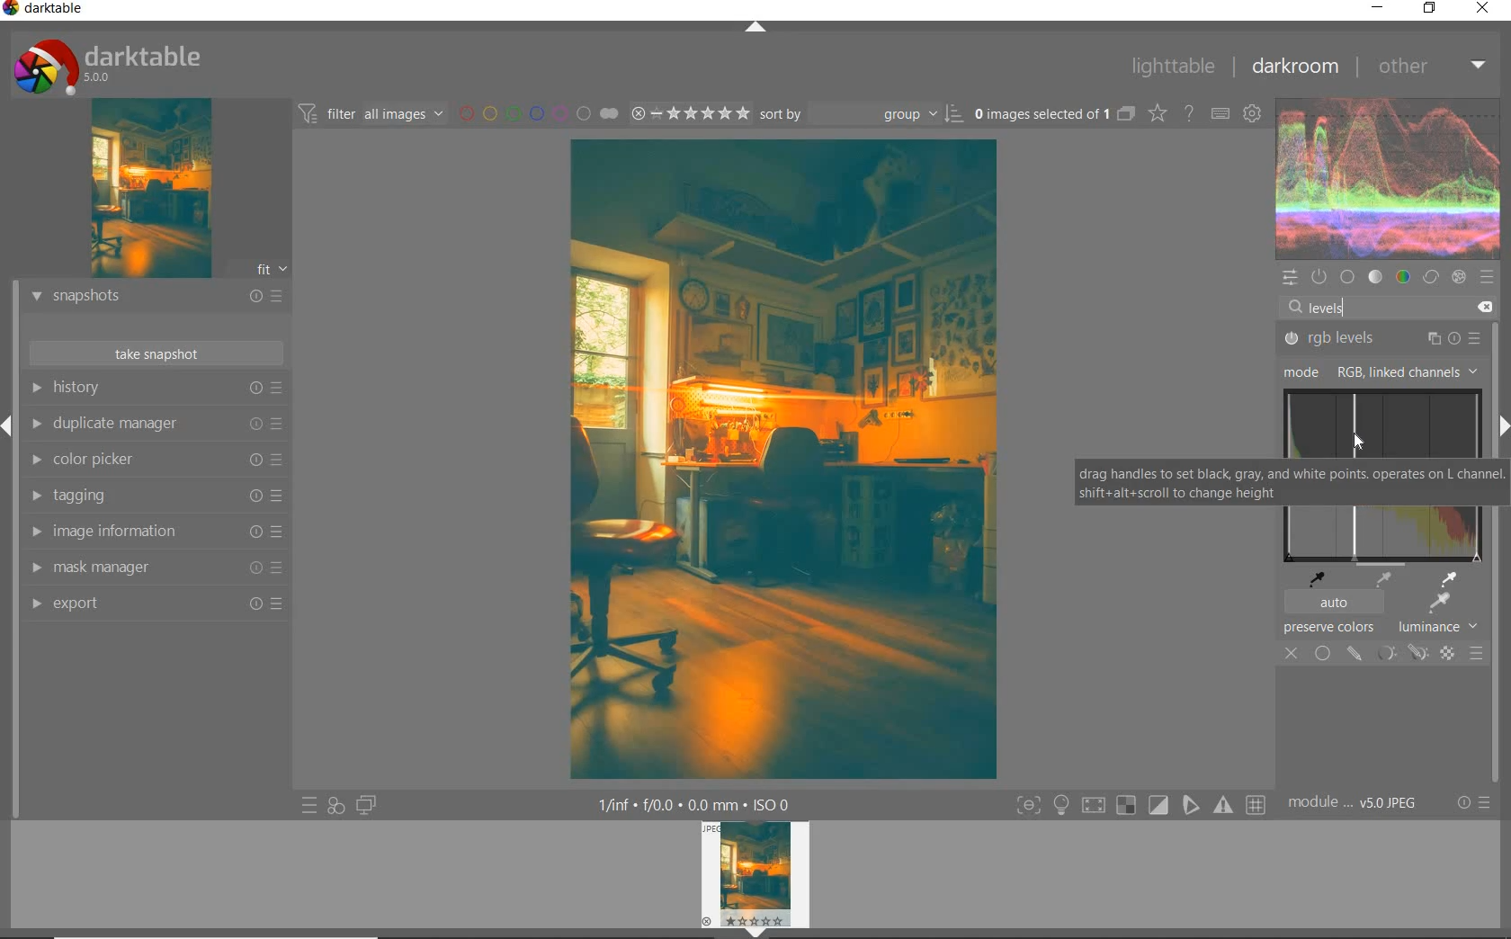  Describe the element at coordinates (310, 804) in the screenshot. I see `quick access to presets` at that location.